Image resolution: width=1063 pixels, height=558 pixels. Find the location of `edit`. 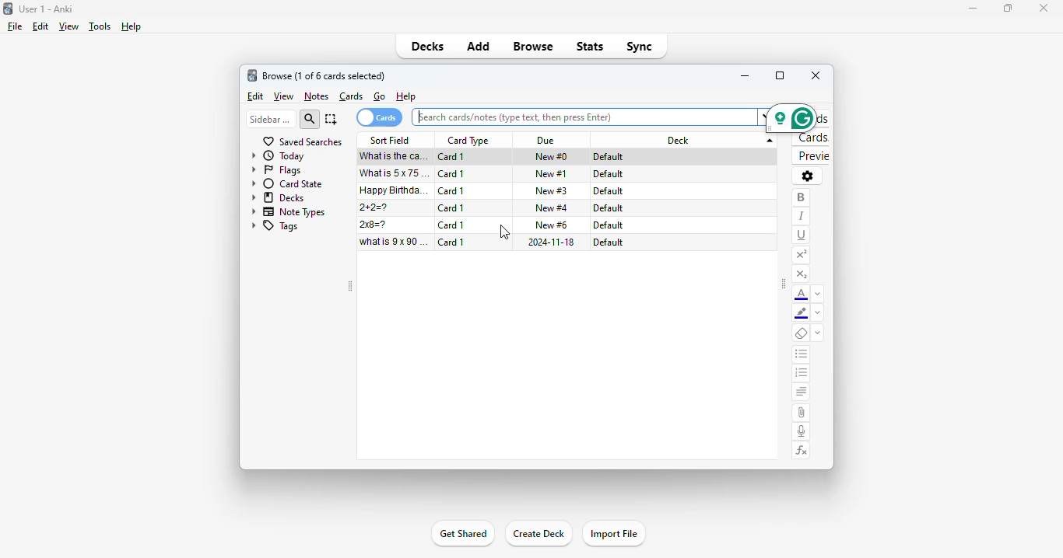

edit is located at coordinates (40, 26).